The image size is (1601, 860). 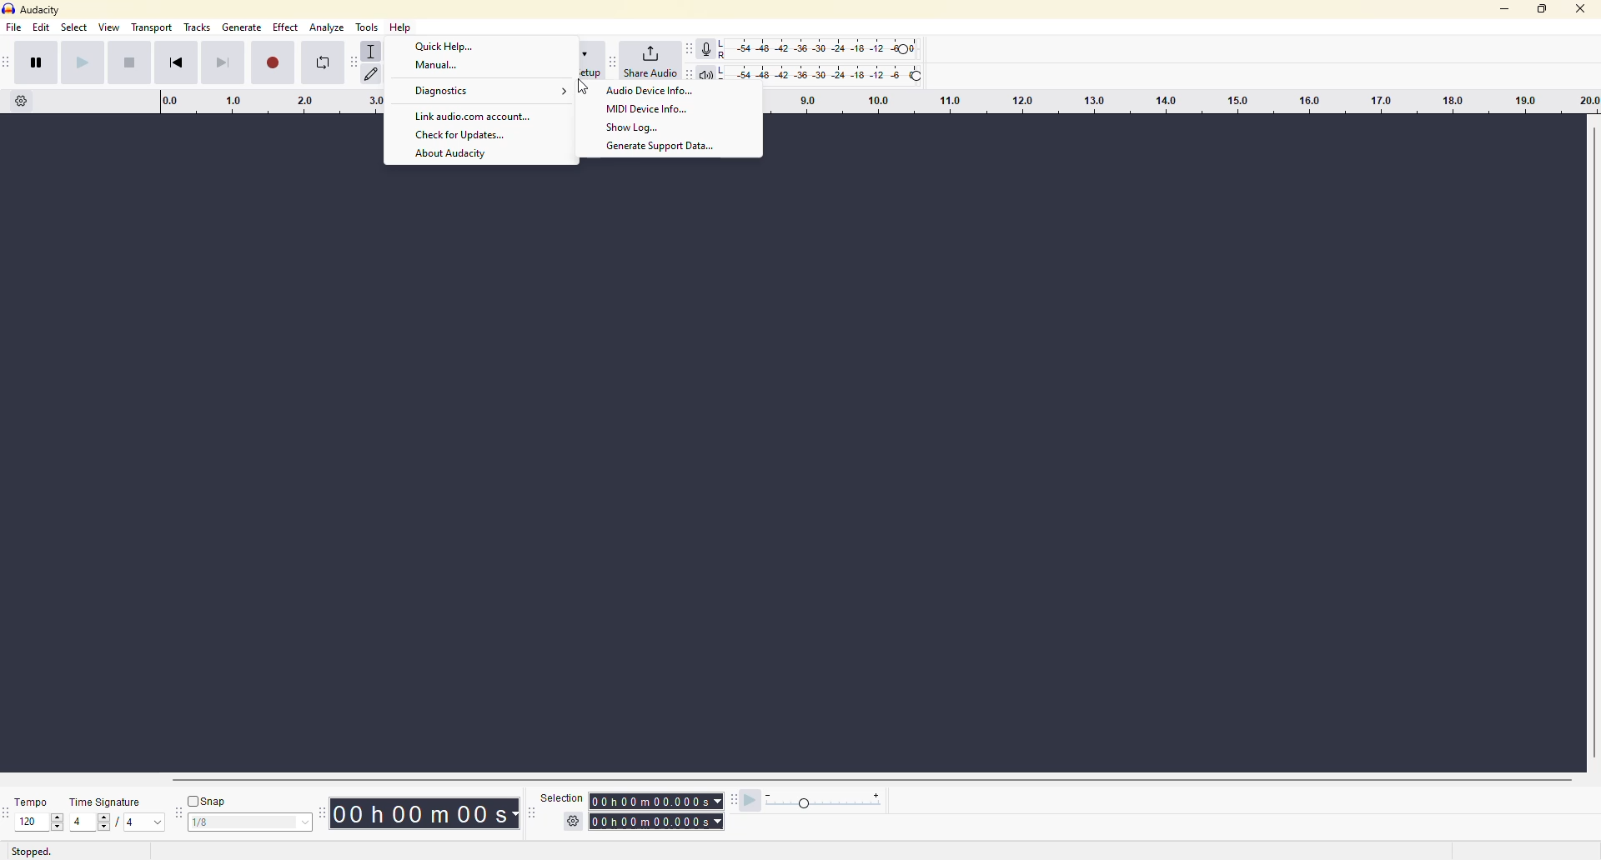 What do you see at coordinates (650, 92) in the screenshot?
I see `Audio Device Info,` at bounding box center [650, 92].